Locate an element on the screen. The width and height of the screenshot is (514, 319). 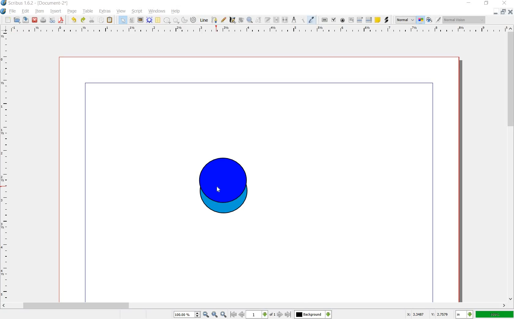
save is located at coordinates (26, 20).